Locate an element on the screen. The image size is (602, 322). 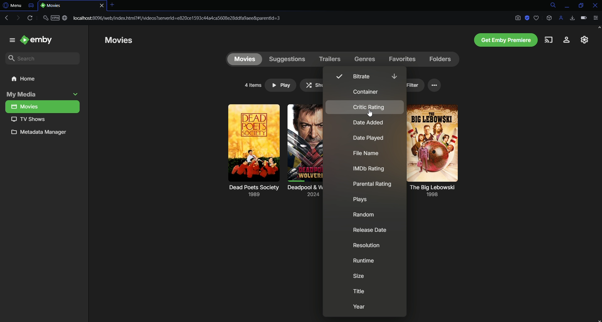
menu is located at coordinates (9, 40).